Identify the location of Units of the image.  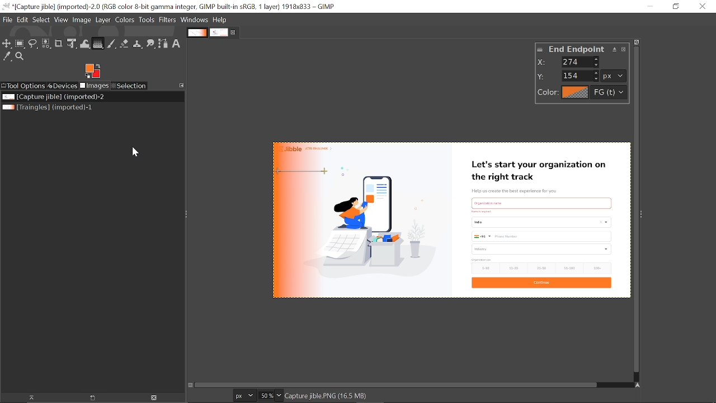
(246, 396).